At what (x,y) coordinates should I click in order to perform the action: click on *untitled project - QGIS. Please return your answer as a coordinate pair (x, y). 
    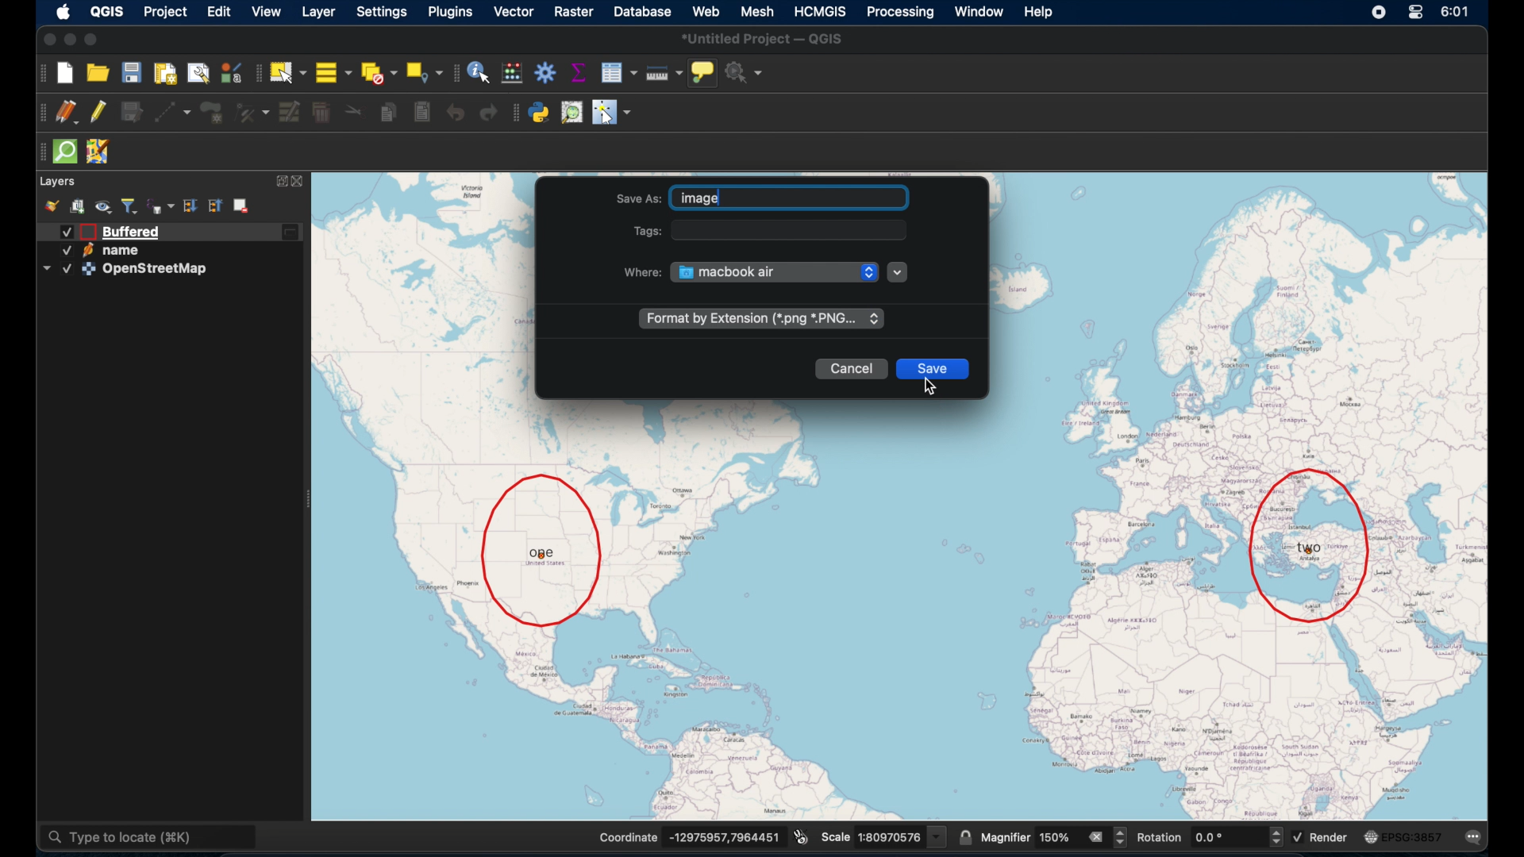
    Looking at the image, I should click on (766, 39).